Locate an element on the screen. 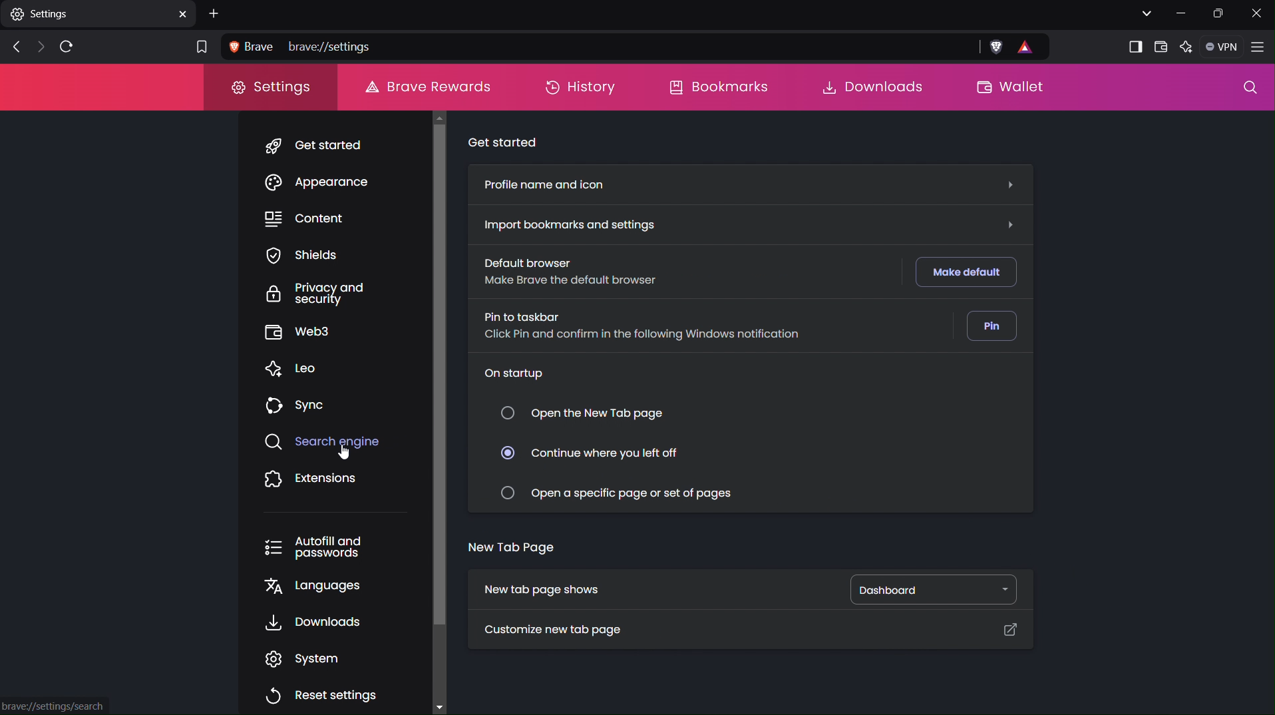  Leo AI is located at coordinates (1188, 47).